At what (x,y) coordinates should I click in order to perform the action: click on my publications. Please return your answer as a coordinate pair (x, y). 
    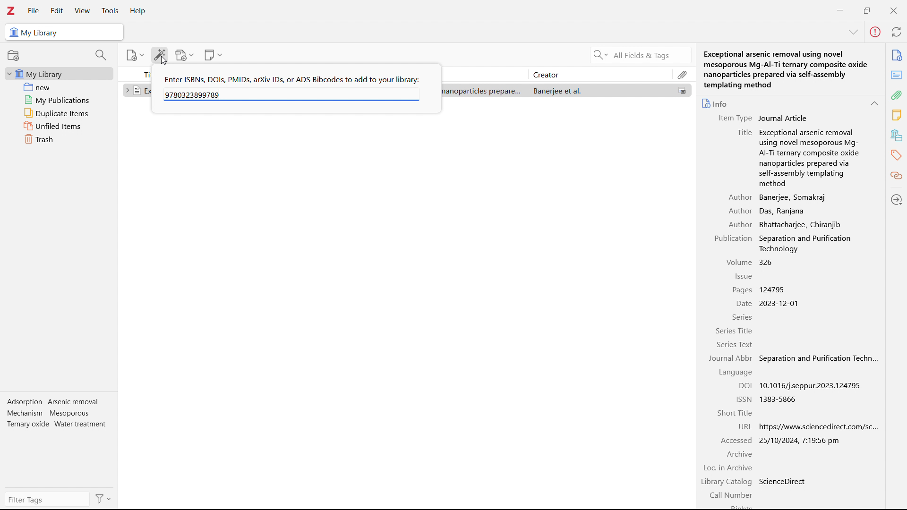
    Looking at the image, I should click on (60, 100).